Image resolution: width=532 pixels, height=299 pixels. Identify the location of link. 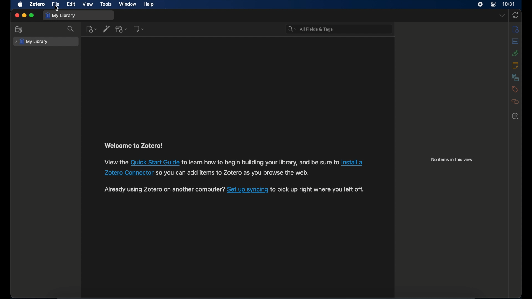
(128, 173).